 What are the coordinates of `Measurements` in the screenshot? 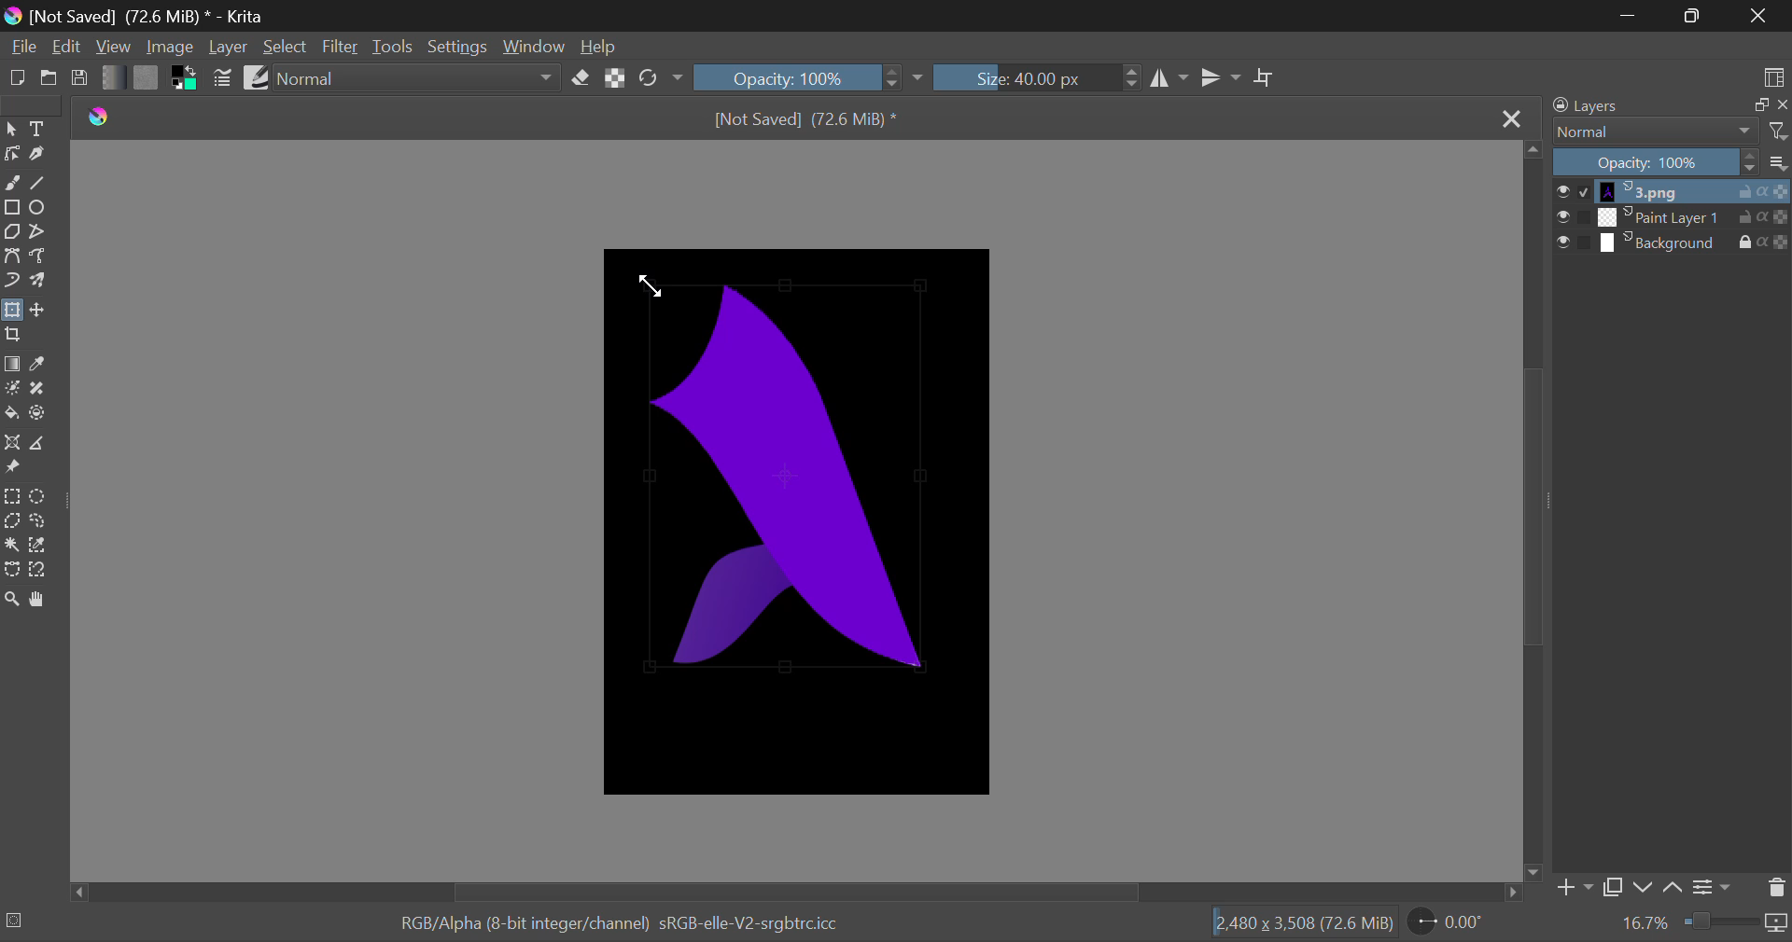 It's located at (44, 443).